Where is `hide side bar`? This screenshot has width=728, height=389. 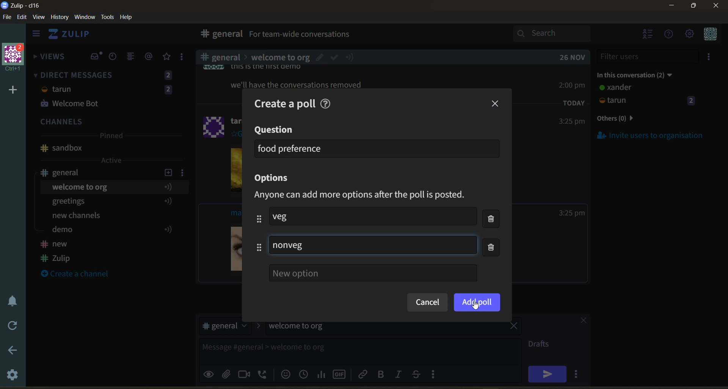 hide side bar is located at coordinates (36, 35).